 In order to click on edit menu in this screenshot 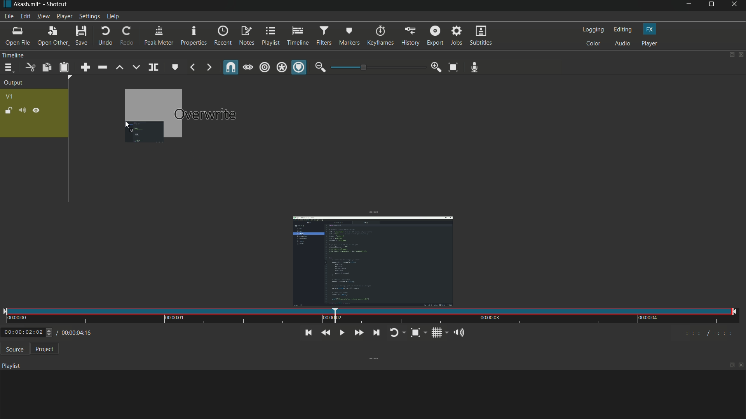, I will do `click(25, 17)`.